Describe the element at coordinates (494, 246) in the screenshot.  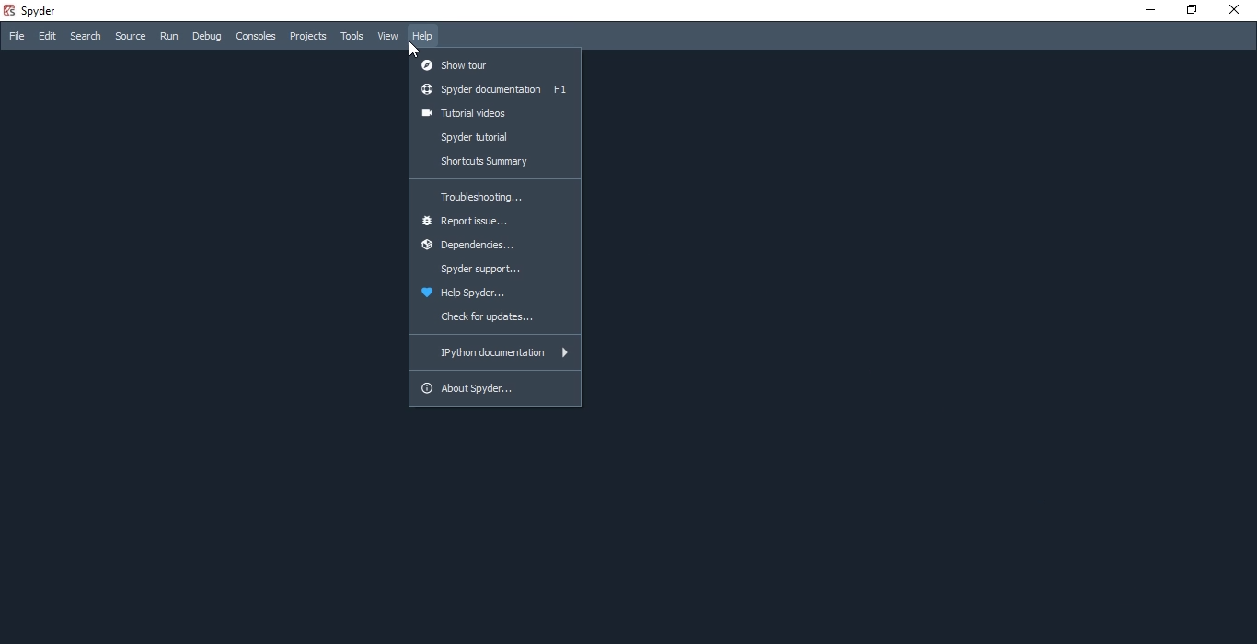
I see `dependencies` at that location.